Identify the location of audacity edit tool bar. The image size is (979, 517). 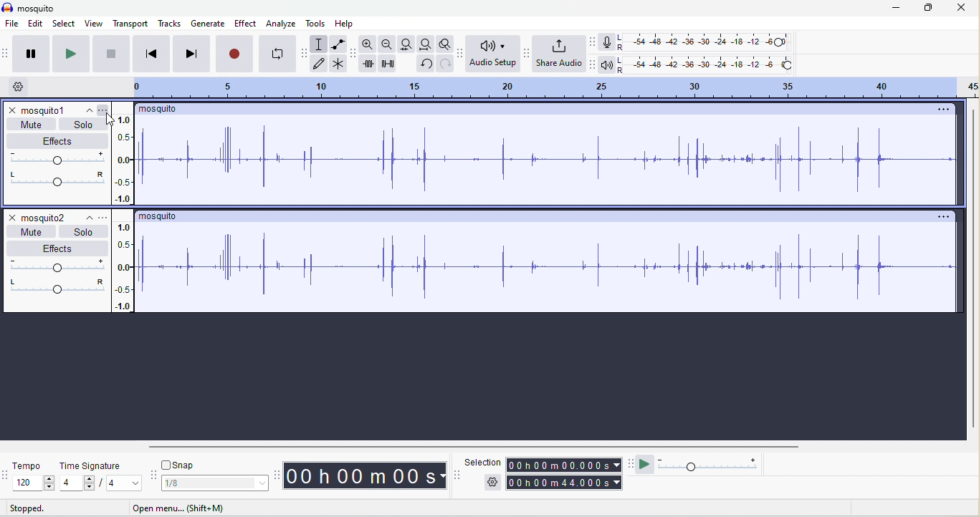
(355, 52).